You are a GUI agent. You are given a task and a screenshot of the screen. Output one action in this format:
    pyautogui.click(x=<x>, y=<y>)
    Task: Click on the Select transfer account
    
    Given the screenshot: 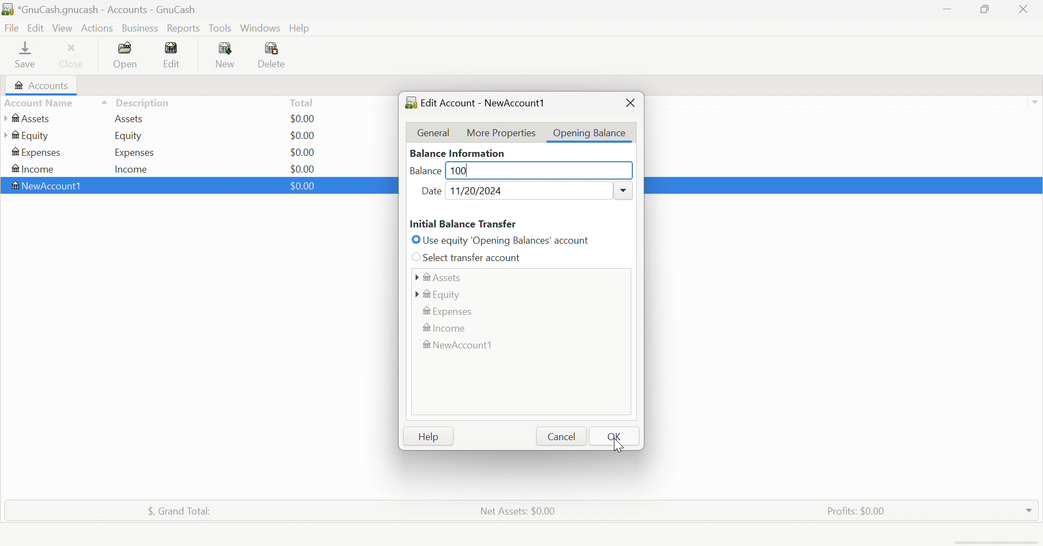 What is the action you would take?
    pyautogui.click(x=469, y=257)
    